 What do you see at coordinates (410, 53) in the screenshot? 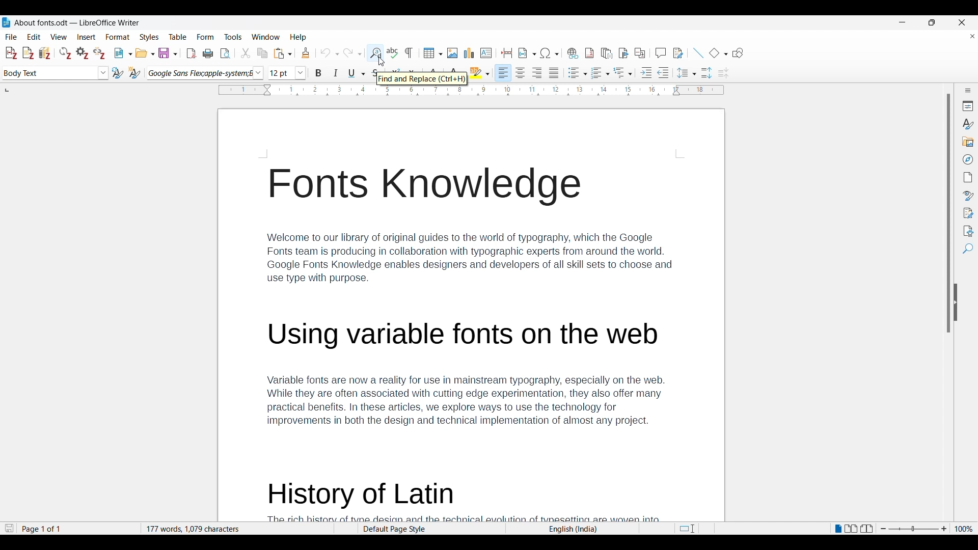
I see `Toggle formatting marks` at bounding box center [410, 53].